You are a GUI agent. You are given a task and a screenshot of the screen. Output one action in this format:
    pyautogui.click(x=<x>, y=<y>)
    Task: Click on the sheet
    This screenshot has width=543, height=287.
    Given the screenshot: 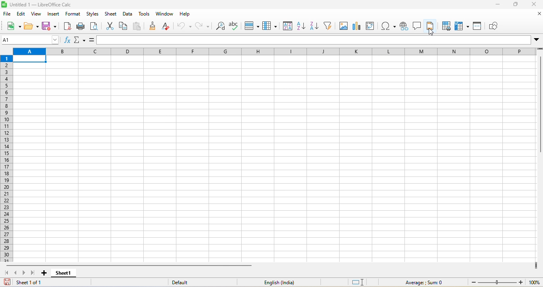 What is the action you would take?
    pyautogui.click(x=111, y=15)
    